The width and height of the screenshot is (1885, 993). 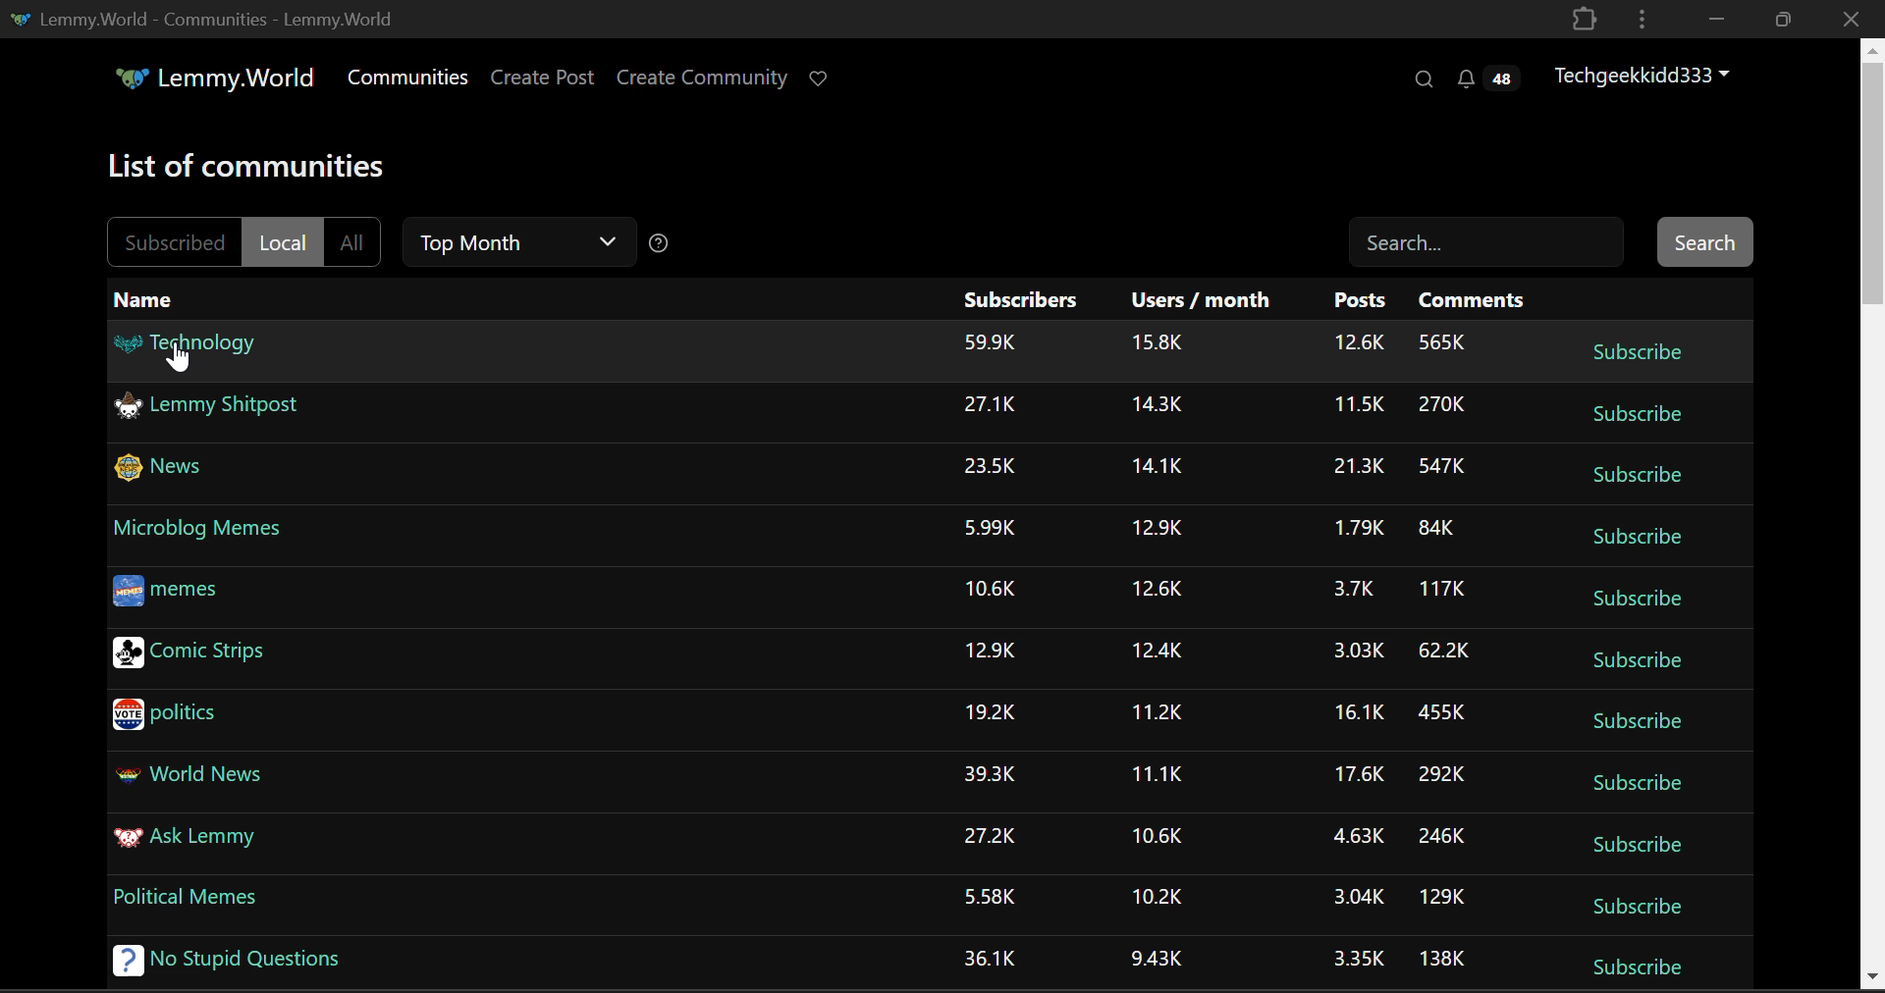 What do you see at coordinates (989, 529) in the screenshot?
I see `Amount` at bounding box center [989, 529].